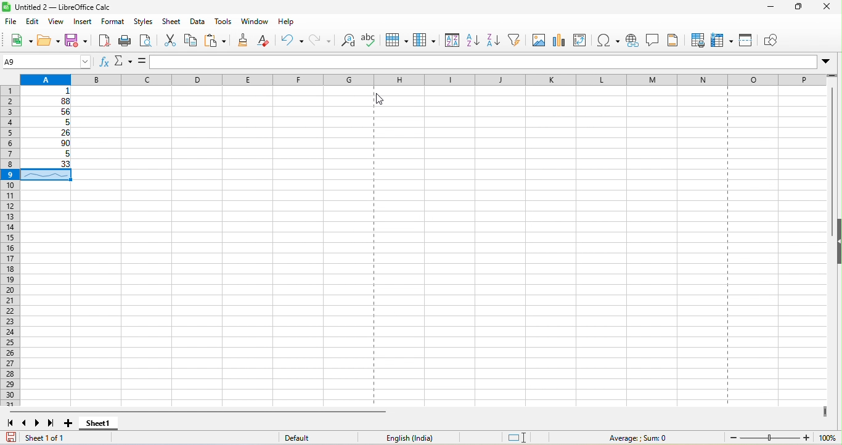  What do you see at coordinates (47, 155) in the screenshot?
I see `5` at bounding box center [47, 155].